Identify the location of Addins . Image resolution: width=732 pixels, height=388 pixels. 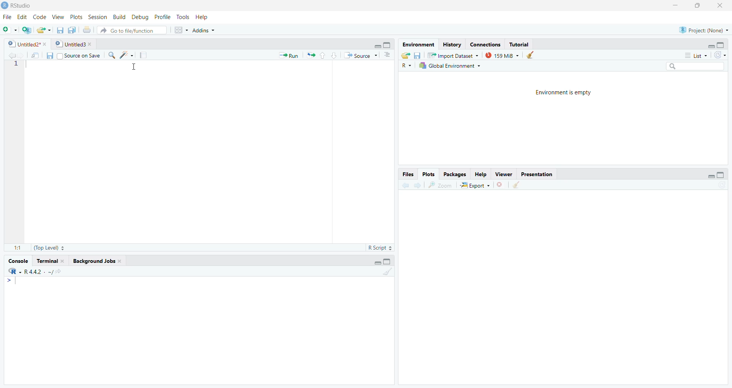
(203, 31).